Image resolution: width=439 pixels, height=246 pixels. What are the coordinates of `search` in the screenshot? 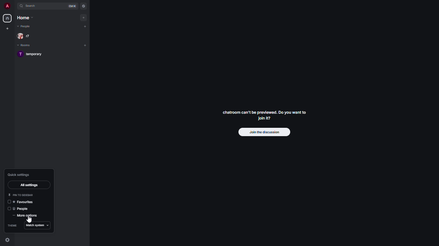 It's located at (34, 6).